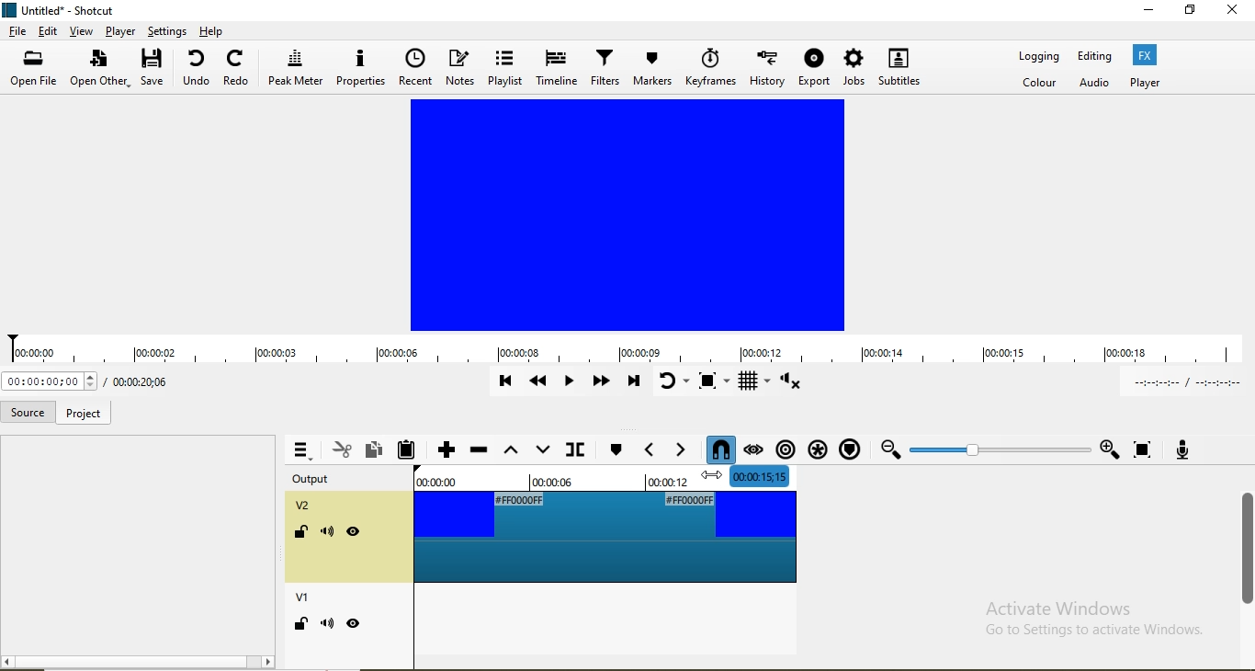  Describe the element at coordinates (37, 70) in the screenshot. I see `open file` at that location.